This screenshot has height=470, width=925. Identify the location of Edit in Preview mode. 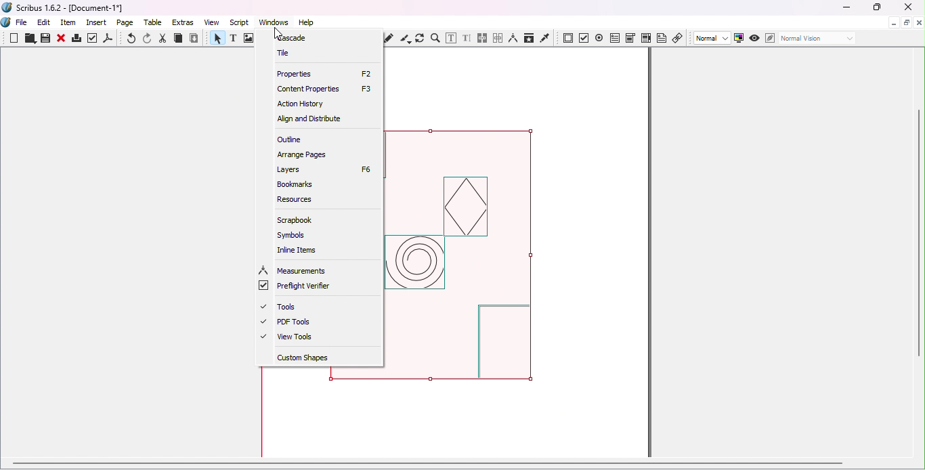
(769, 37).